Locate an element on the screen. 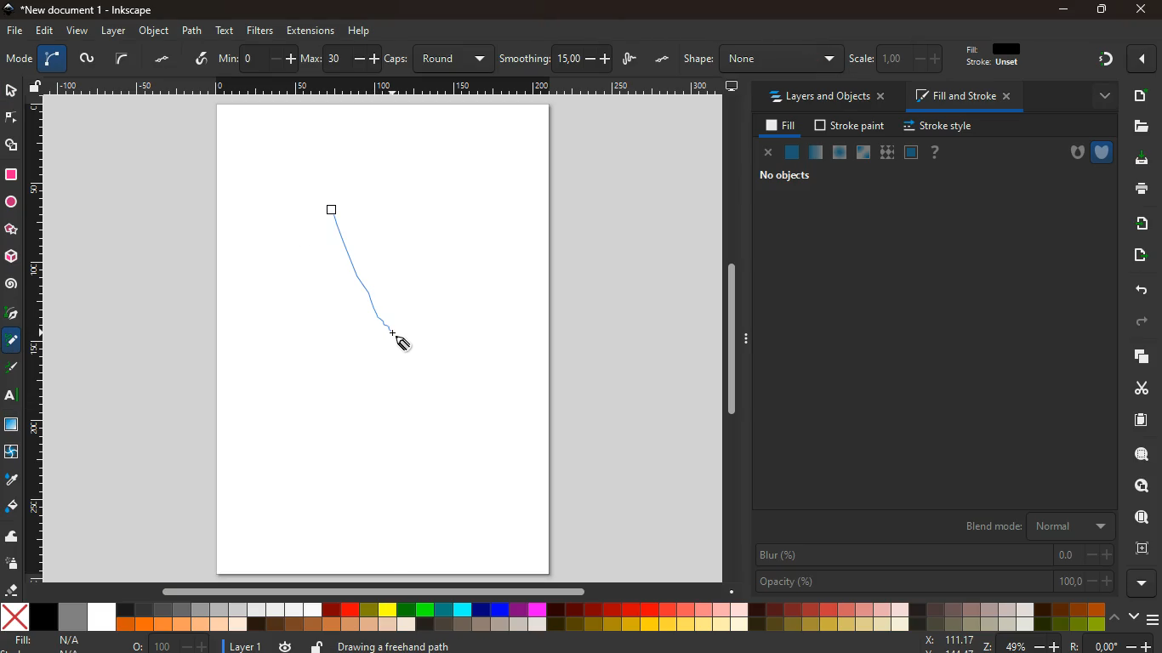 This screenshot has height=653, width=1162. spiral is located at coordinates (11, 284).